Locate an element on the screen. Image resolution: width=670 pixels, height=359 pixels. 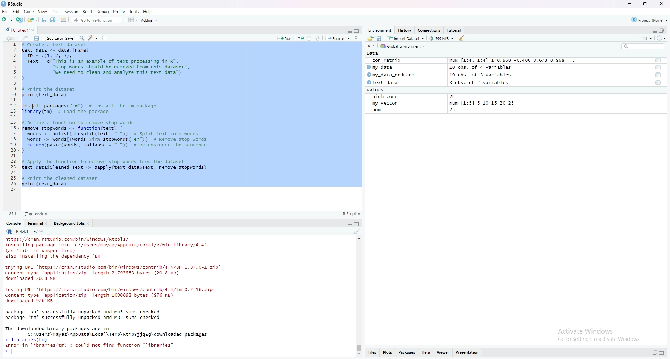
collapse is located at coordinates (357, 31).